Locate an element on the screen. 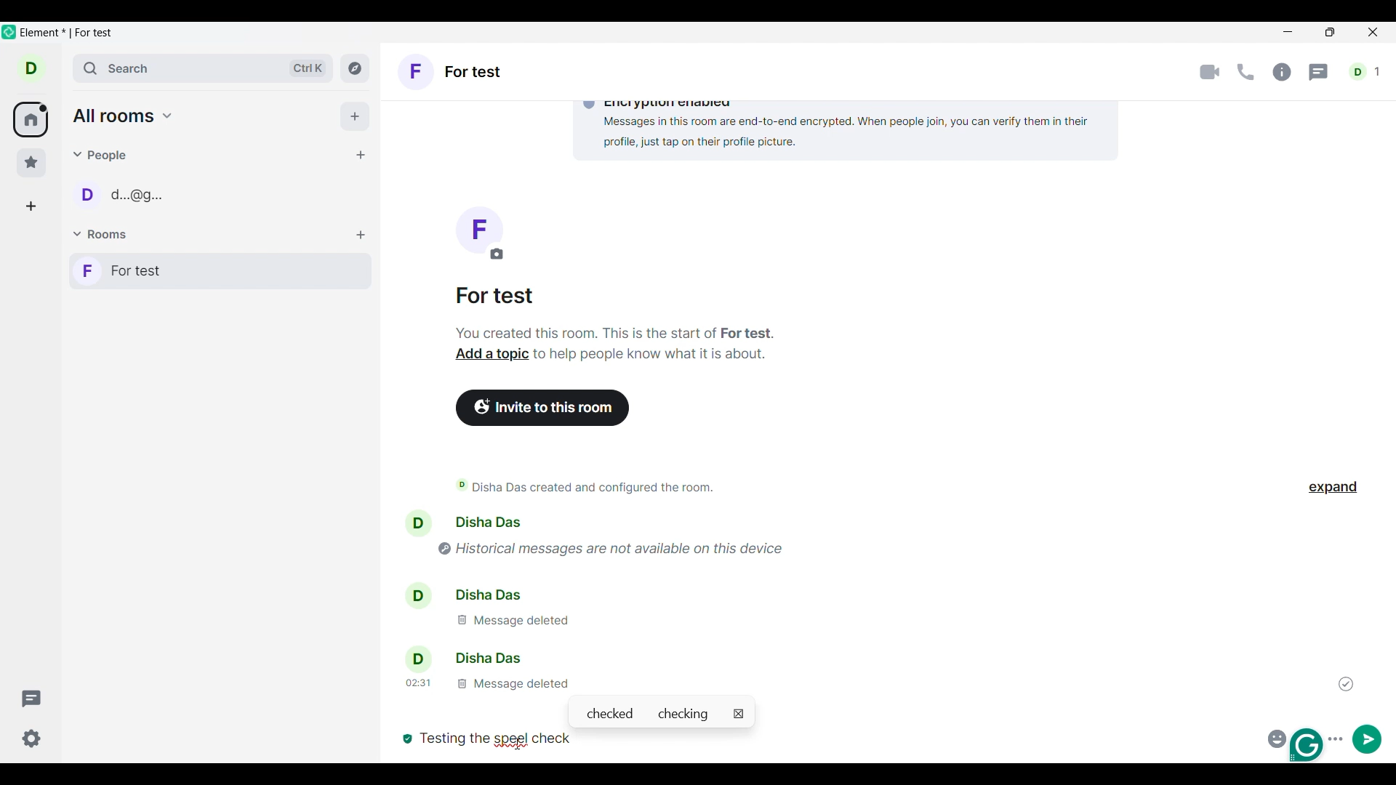  disha das is located at coordinates (494, 522).